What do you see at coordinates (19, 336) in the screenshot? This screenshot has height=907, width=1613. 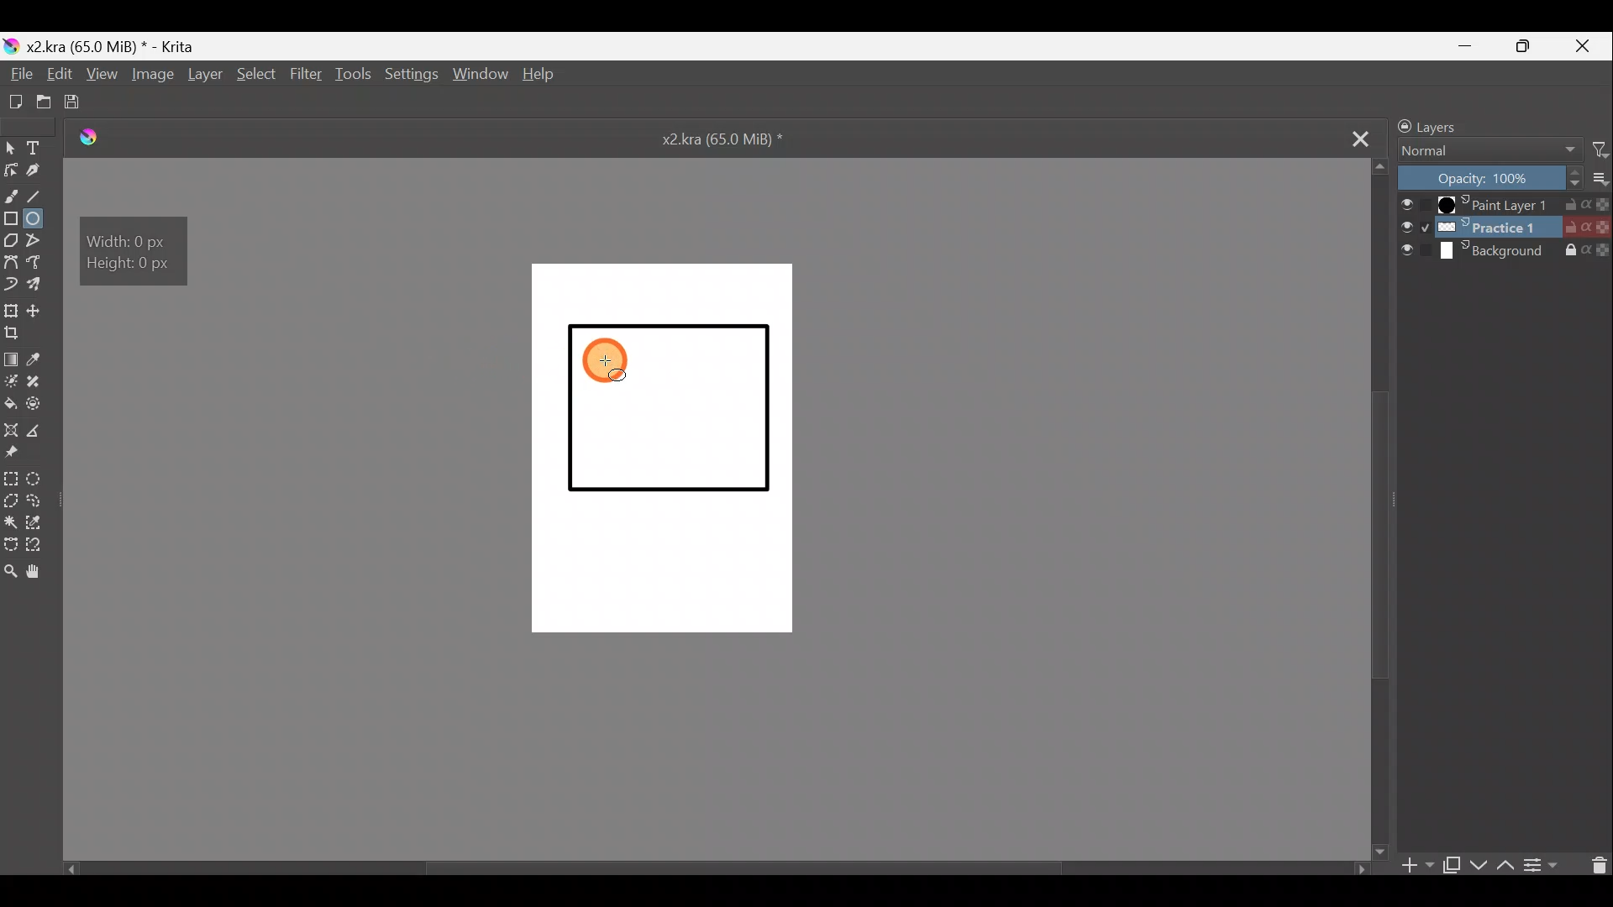 I see `Crop image to an area` at bounding box center [19, 336].